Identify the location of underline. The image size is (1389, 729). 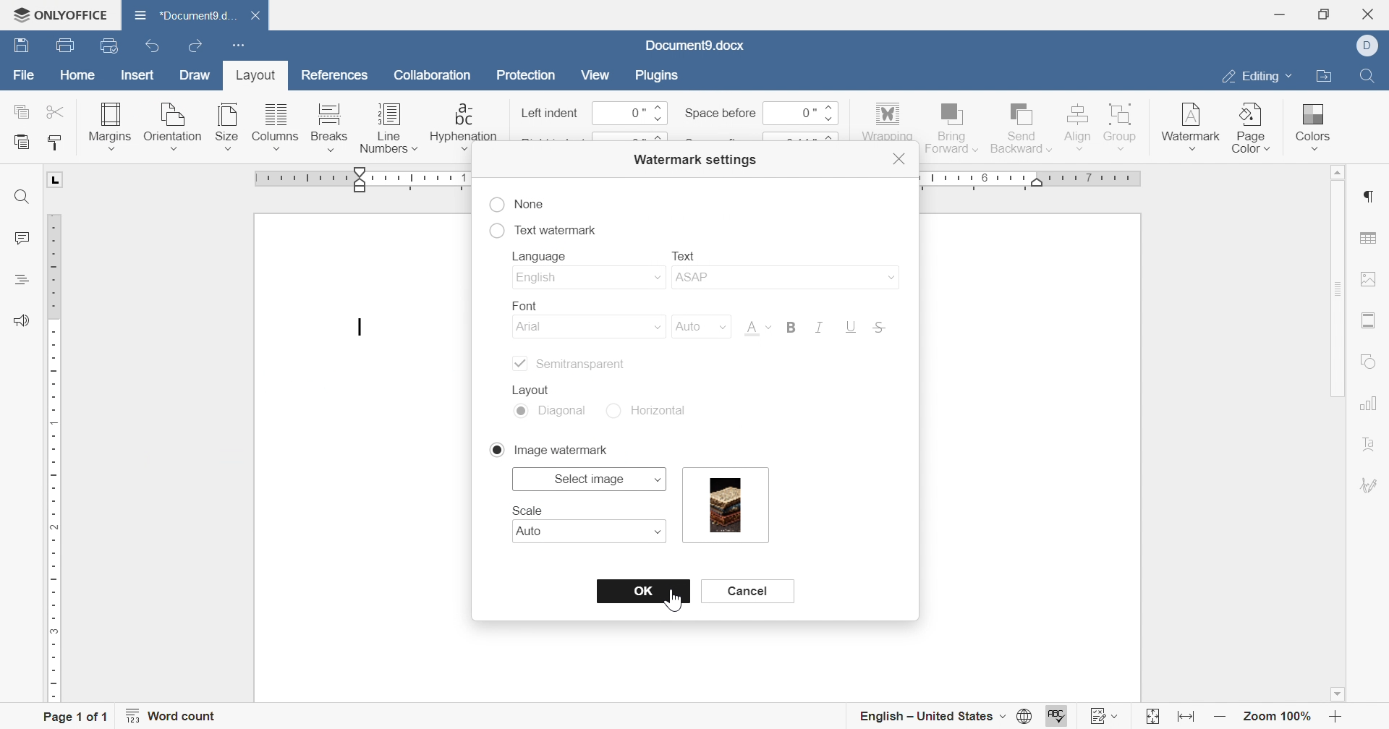
(851, 328).